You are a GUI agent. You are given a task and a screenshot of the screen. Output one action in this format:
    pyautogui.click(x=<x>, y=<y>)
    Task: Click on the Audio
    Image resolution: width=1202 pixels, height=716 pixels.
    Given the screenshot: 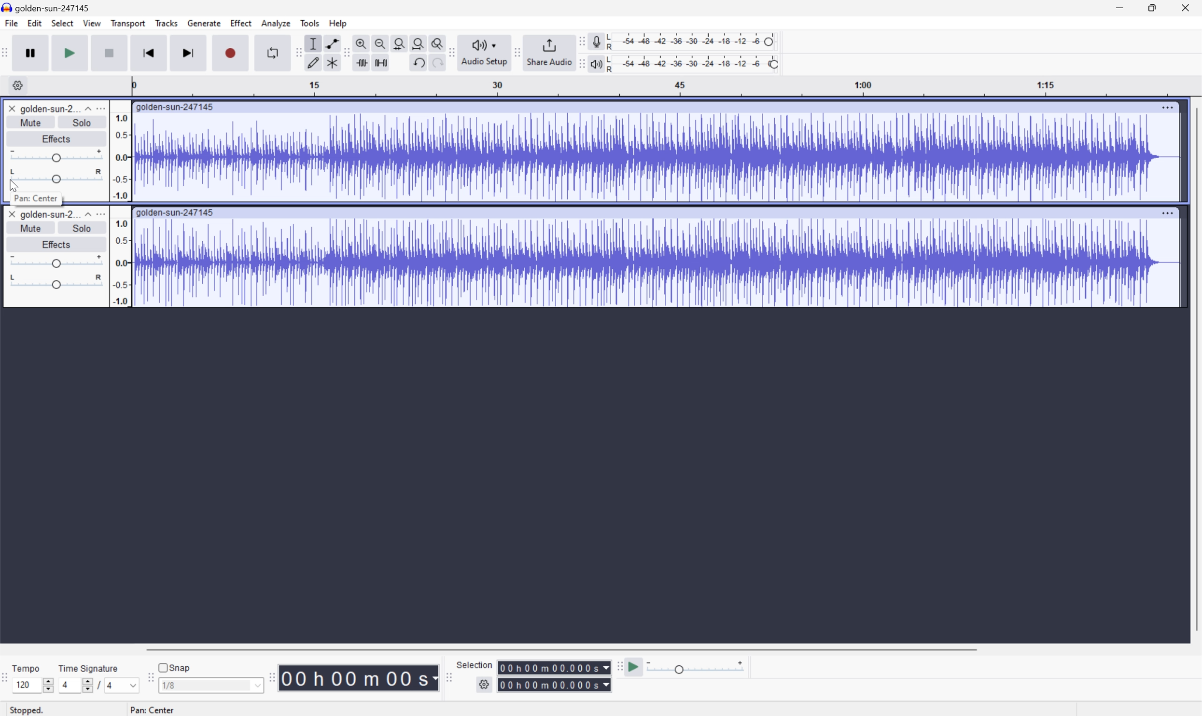 What is the action you would take?
    pyautogui.click(x=656, y=262)
    